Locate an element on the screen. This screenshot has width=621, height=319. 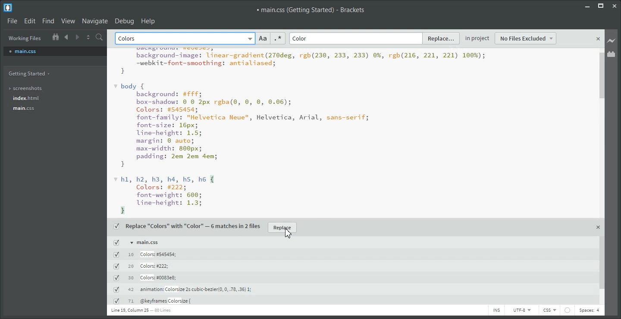
Live Preview is located at coordinates (612, 41).